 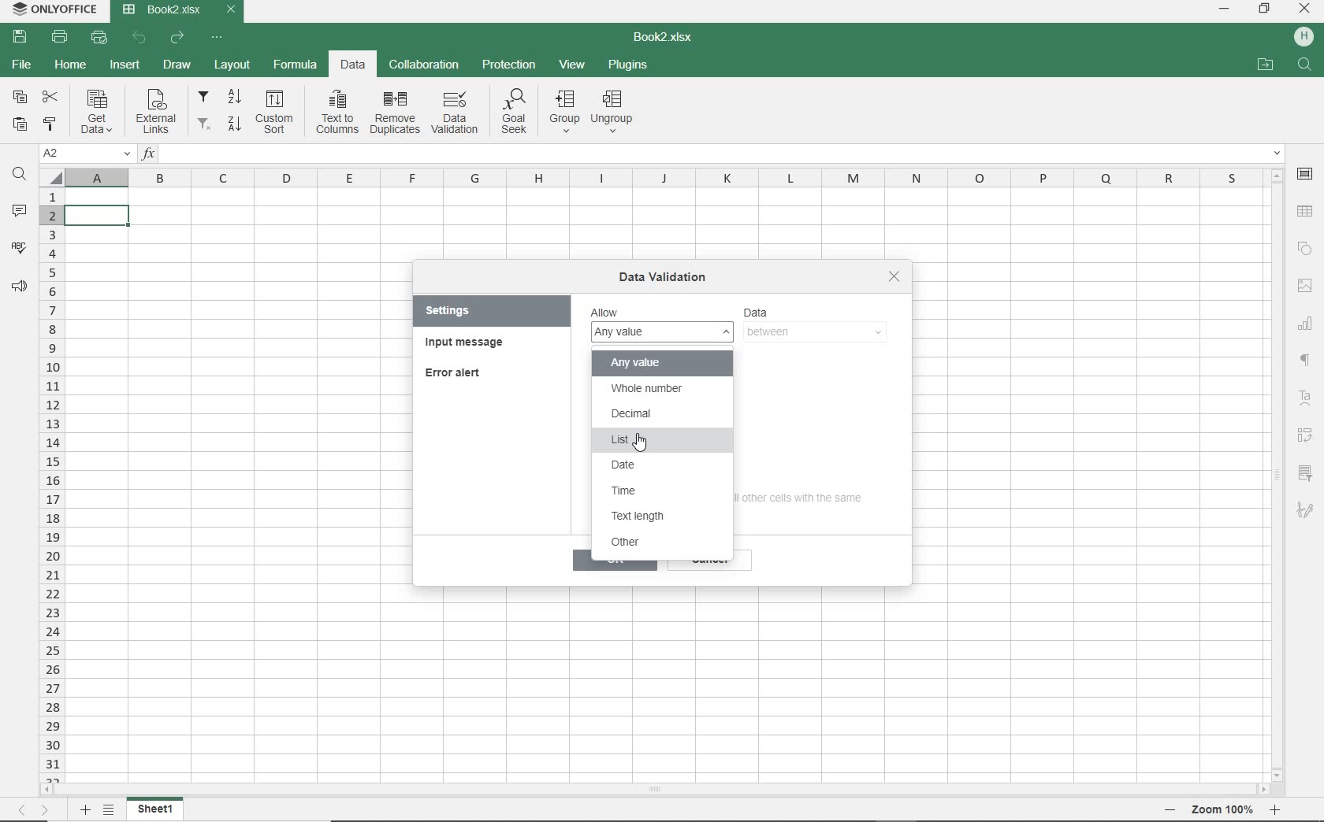 I want to click on CELL SETTINGS, so click(x=1305, y=174).